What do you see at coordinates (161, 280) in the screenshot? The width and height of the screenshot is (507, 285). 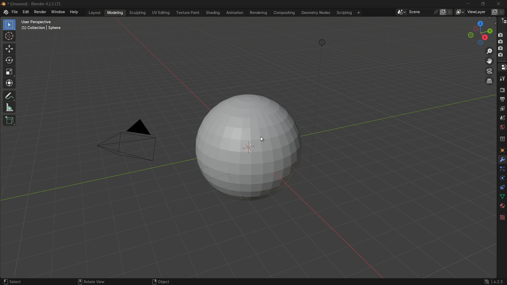 I see `object` at bounding box center [161, 280].